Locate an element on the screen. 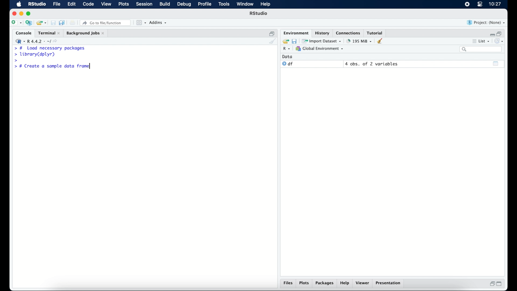 This screenshot has width=517, height=291. df is located at coordinates (288, 64).